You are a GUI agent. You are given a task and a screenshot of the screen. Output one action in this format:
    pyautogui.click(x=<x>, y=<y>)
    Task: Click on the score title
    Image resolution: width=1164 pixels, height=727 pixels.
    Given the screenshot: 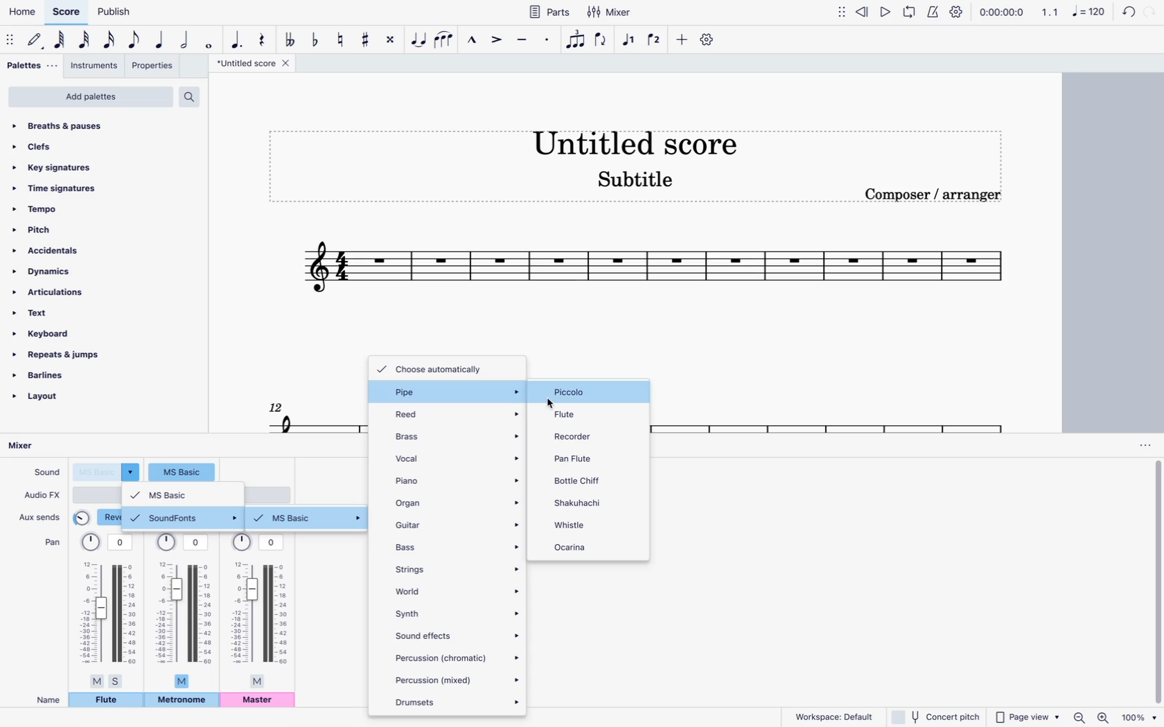 What is the action you would take?
    pyautogui.click(x=256, y=63)
    